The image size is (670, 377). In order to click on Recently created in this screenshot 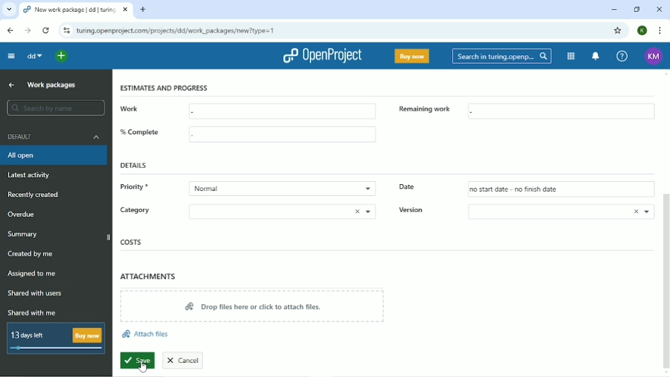, I will do `click(34, 195)`.